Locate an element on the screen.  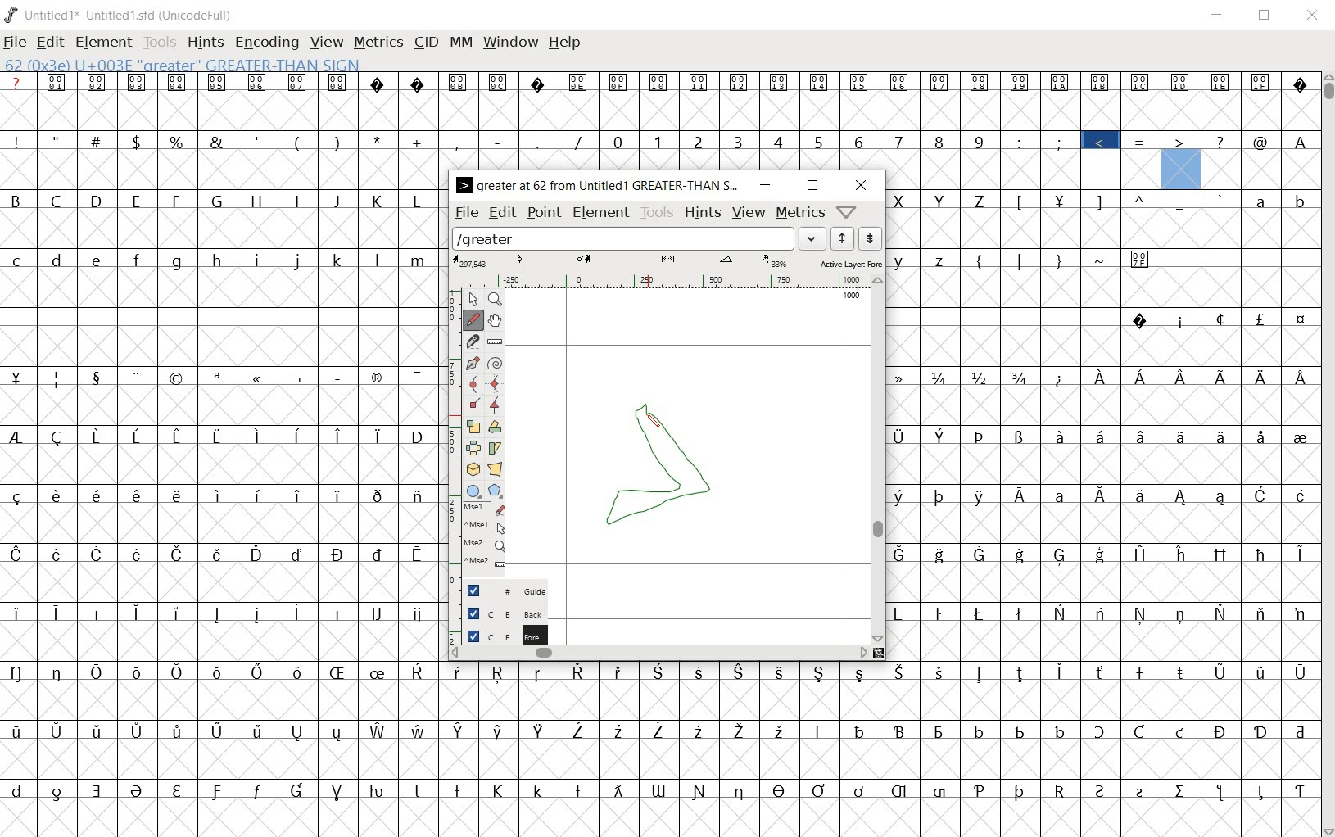
view is located at coordinates (749, 211).